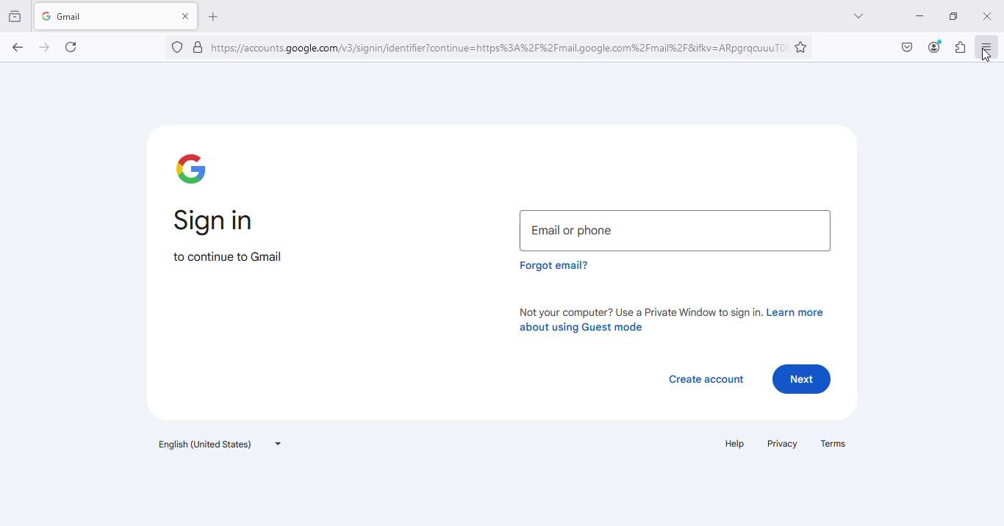 The image size is (1004, 526). Describe the element at coordinates (859, 16) in the screenshot. I see `list all tabs` at that location.